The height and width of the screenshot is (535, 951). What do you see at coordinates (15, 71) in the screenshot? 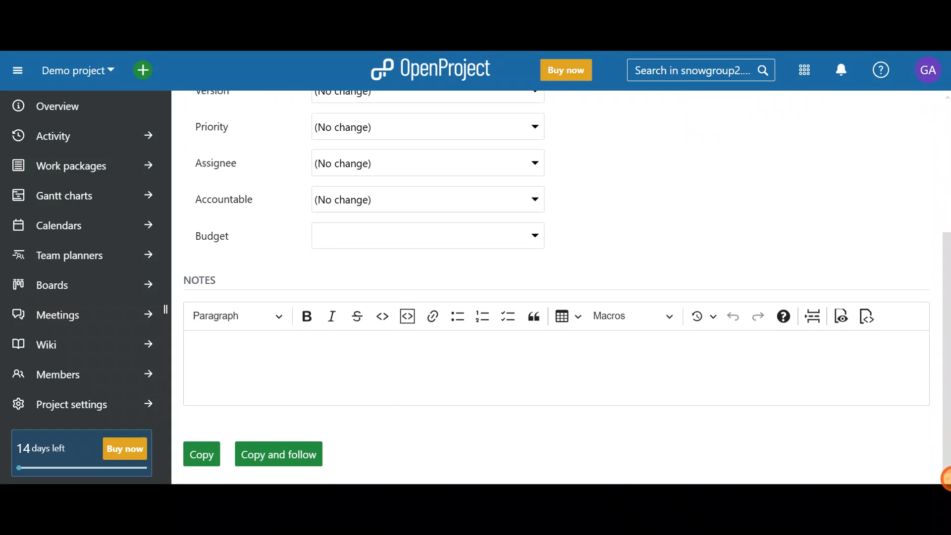
I see `Collapse project menu` at bounding box center [15, 71].